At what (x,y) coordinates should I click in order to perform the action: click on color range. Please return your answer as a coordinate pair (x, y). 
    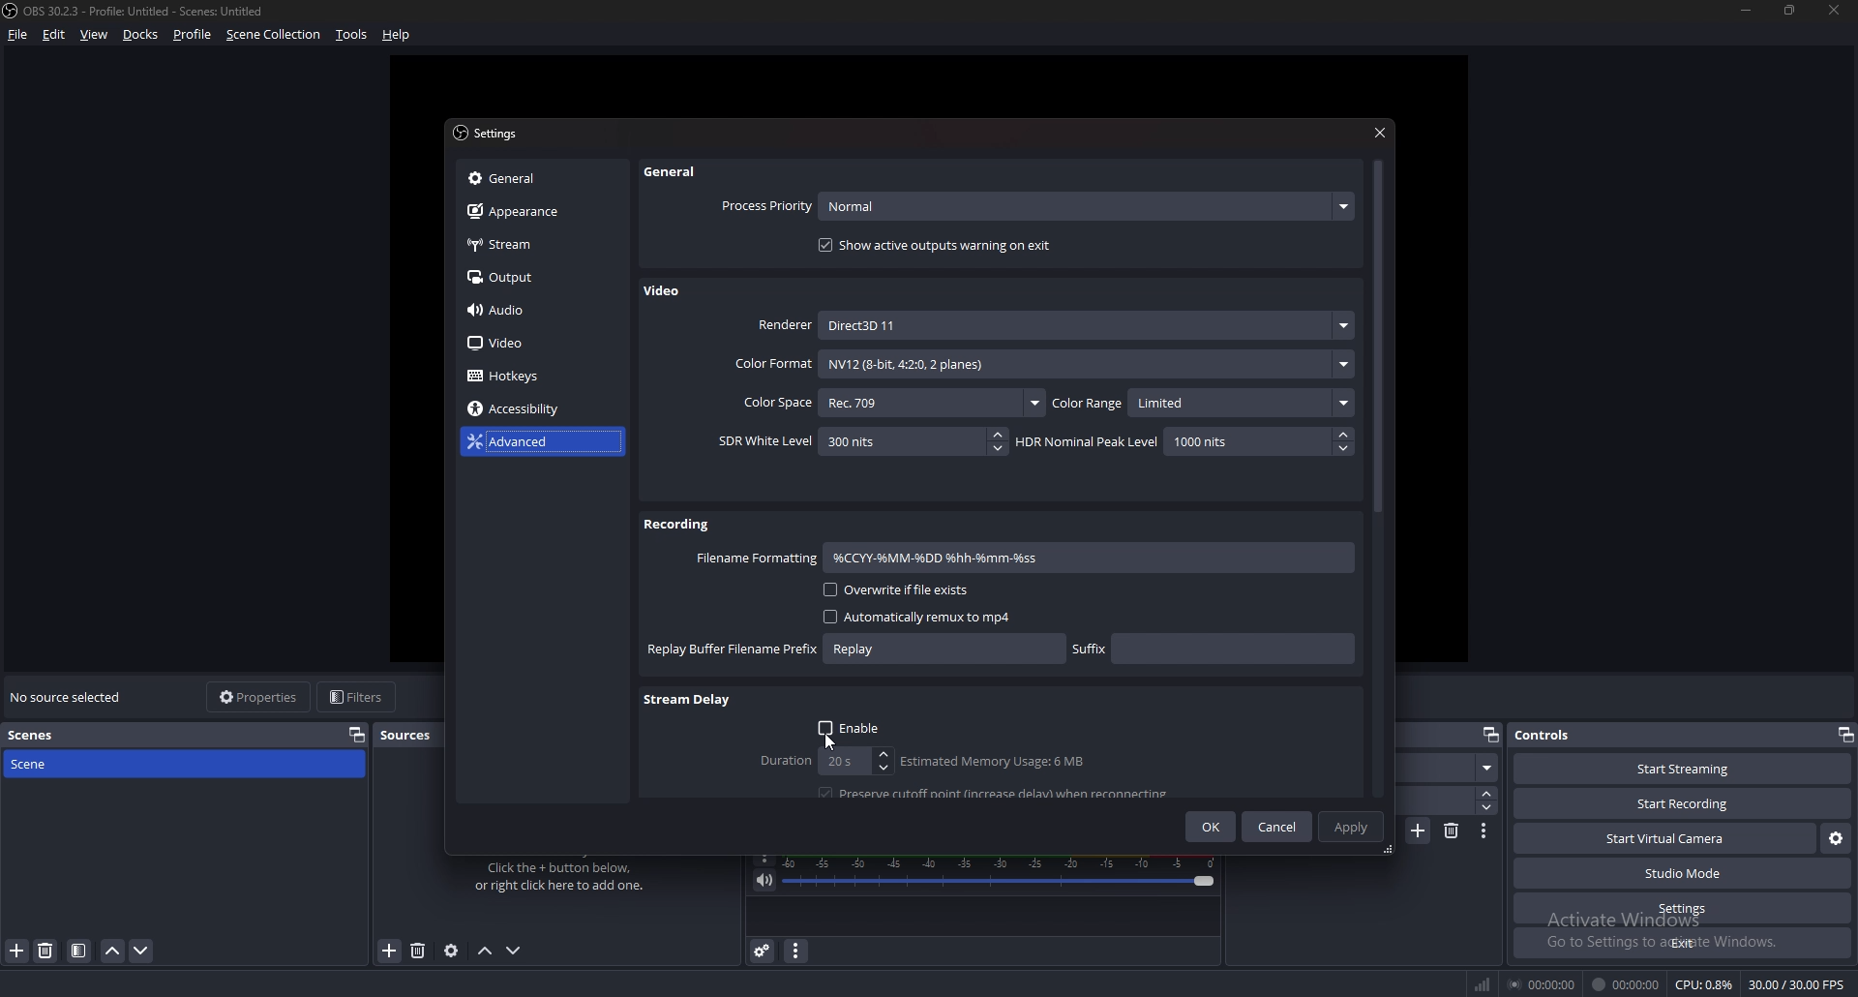
    Looking at the image, I should click on (1205, 403).